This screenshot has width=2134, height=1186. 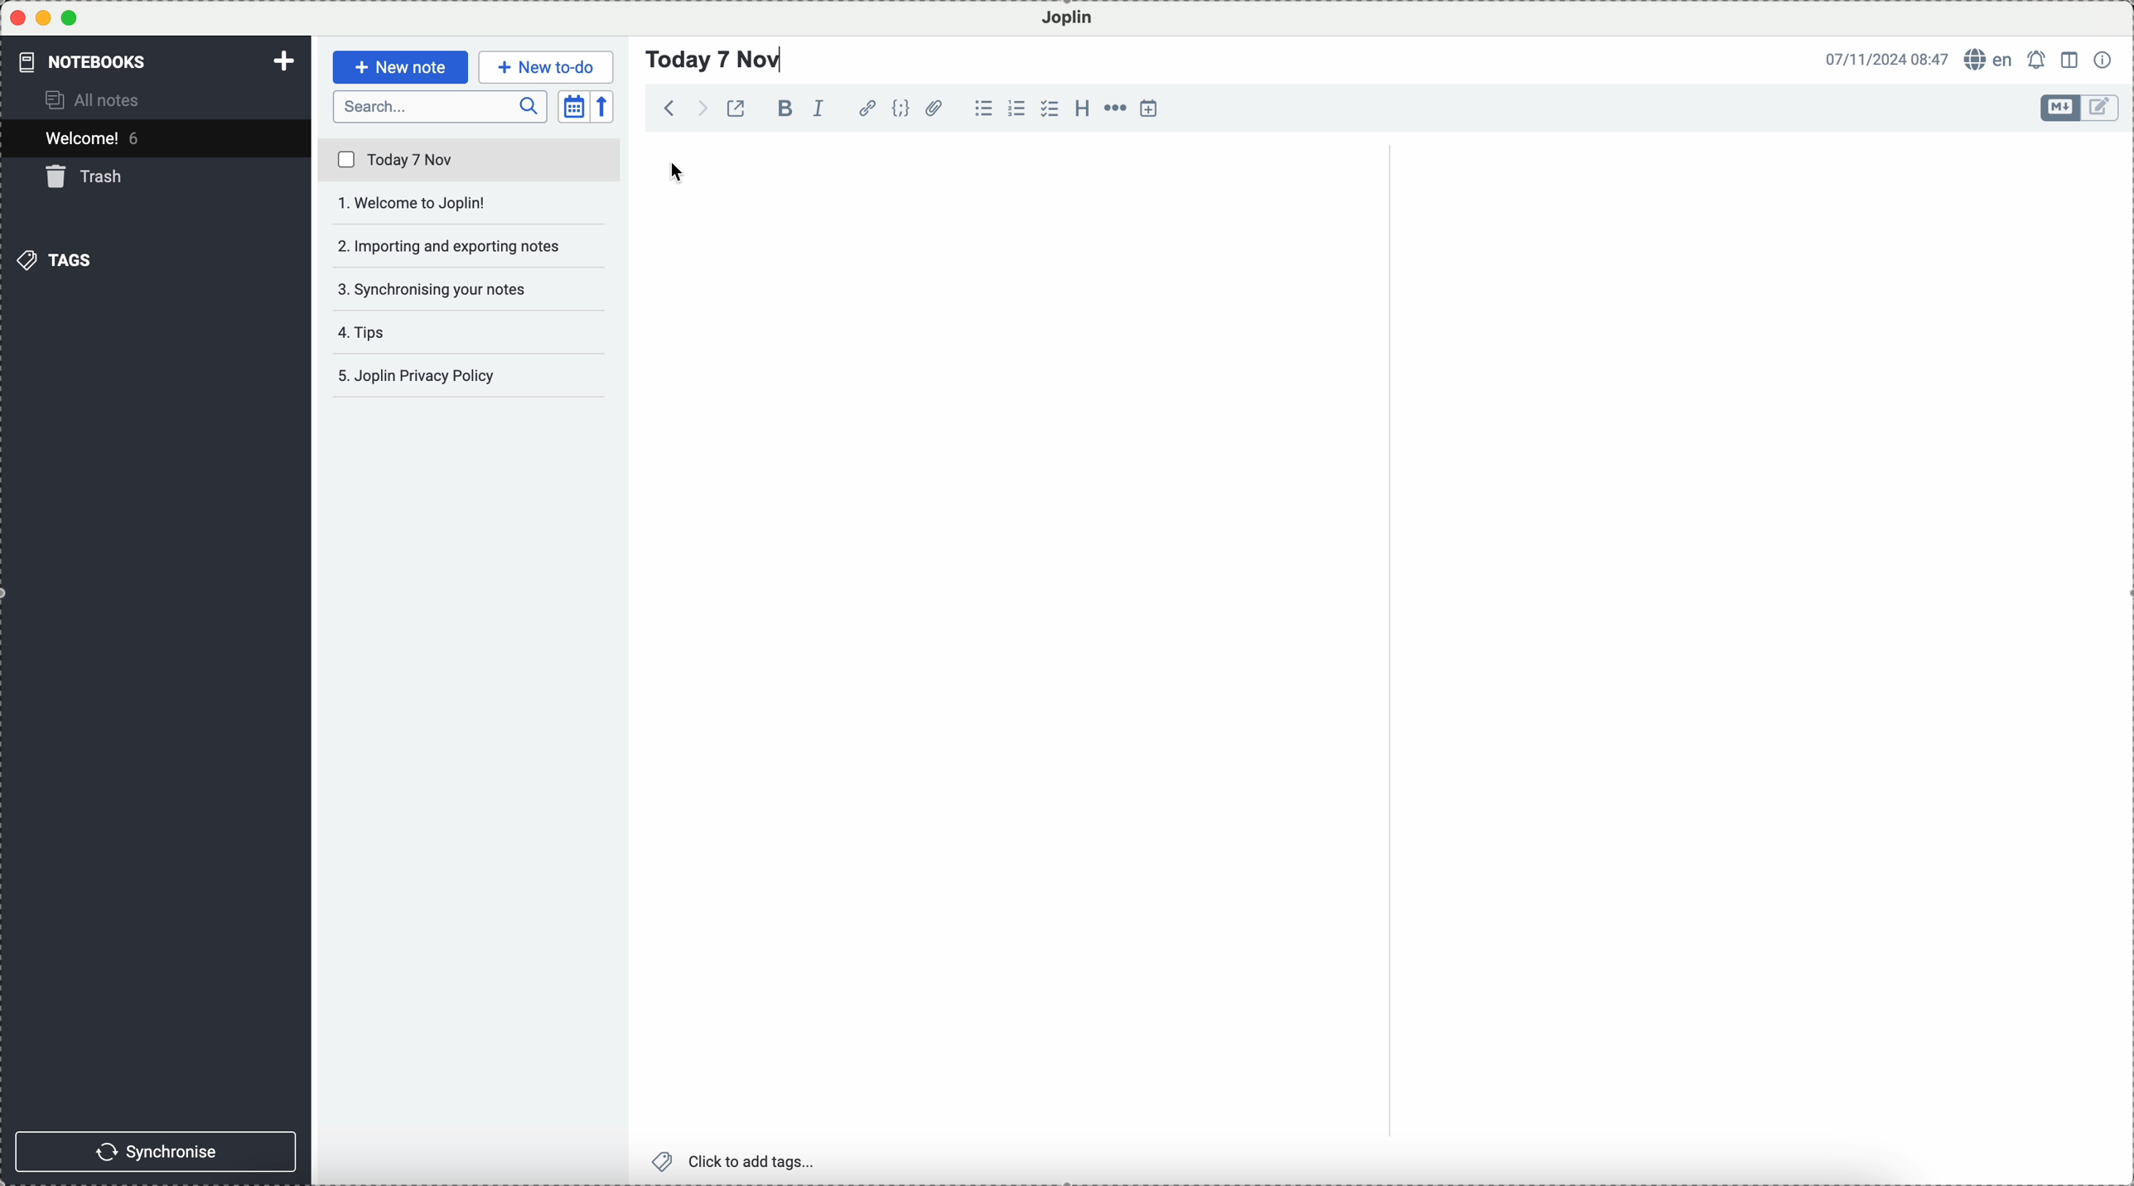 What do you see at coordinates (2061, 108) in the screenshot?
I see `toggle editors` at bounding box center [2061, 108].